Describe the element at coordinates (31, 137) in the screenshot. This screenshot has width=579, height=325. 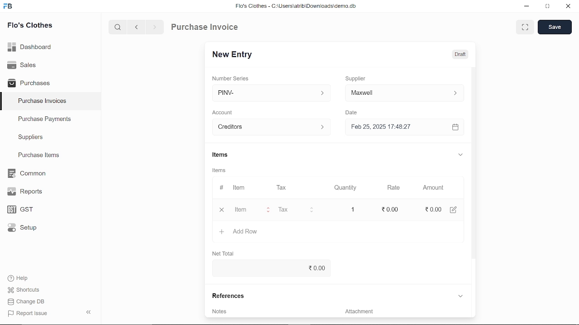
I see `Suppliers` at that location.